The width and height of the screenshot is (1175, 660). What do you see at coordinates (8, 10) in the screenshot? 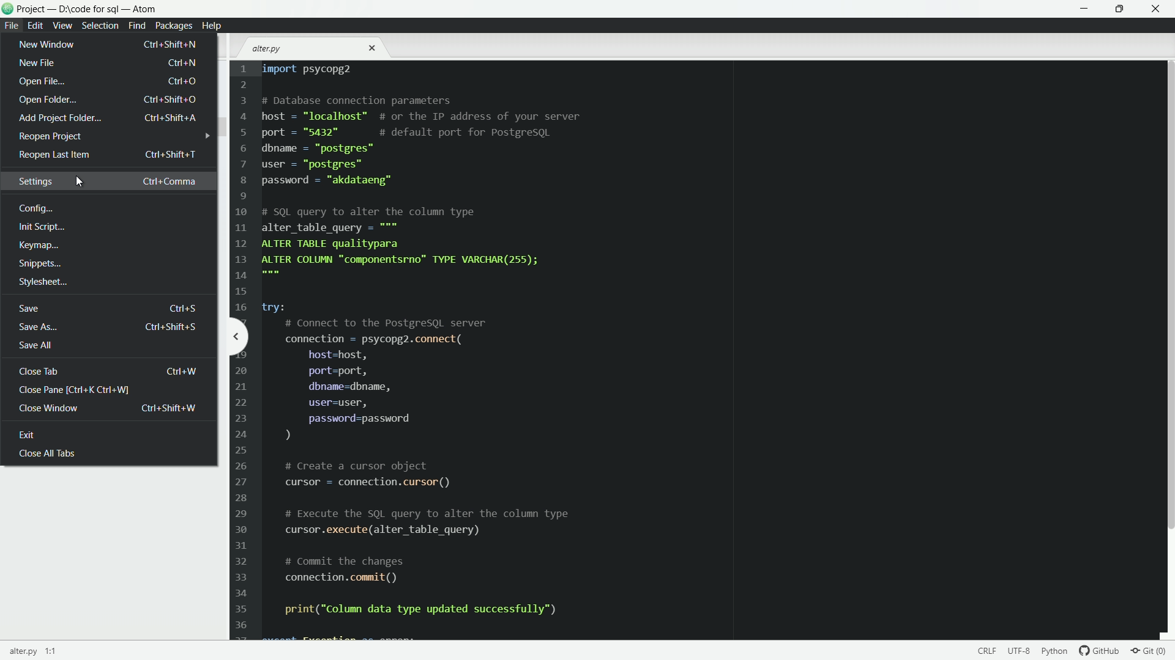
I see `logo` at bounding box center [8, 10].